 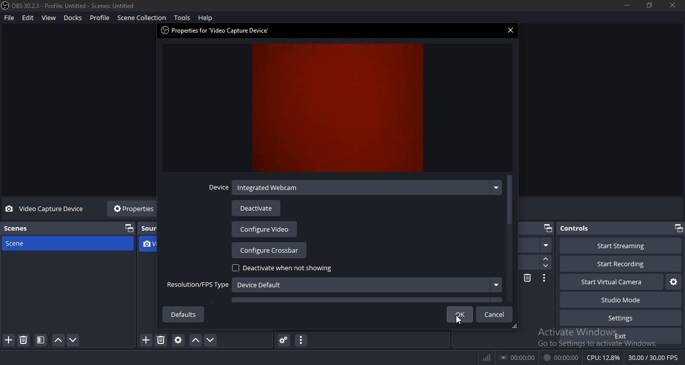 I want to click on configure video, so click(x=264, y=229).